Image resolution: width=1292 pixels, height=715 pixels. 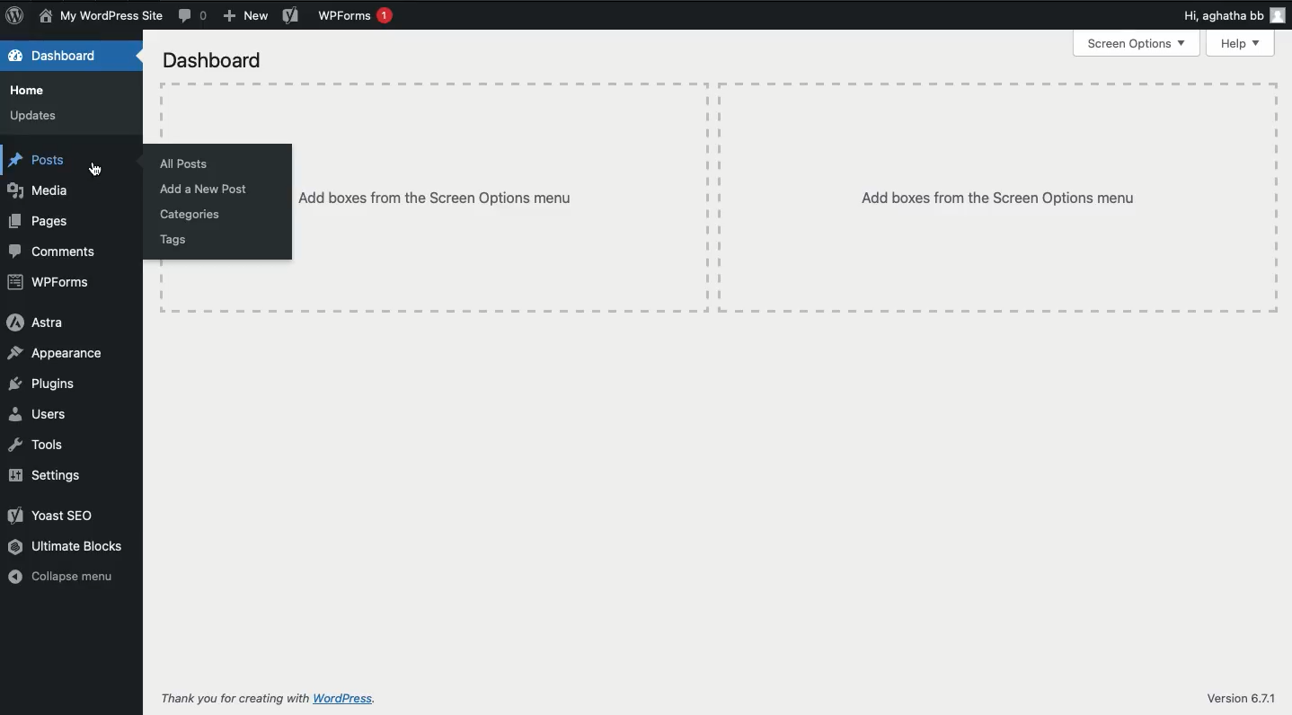 I want to click on WPForms, so click(x=354, y=16).